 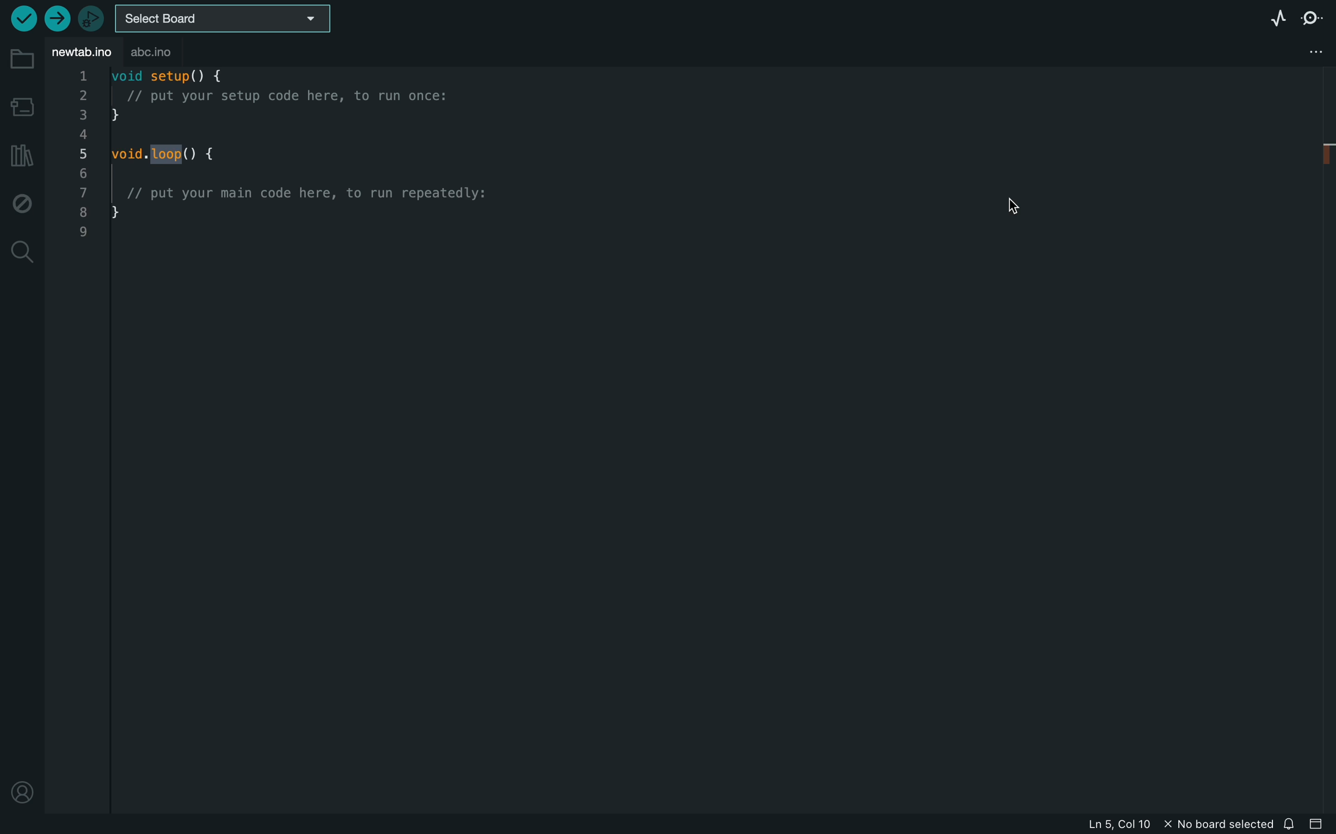 What do you see at coordinates (22, 790) in the screenshot?
I see `profile` at bounding box center [22, 790].